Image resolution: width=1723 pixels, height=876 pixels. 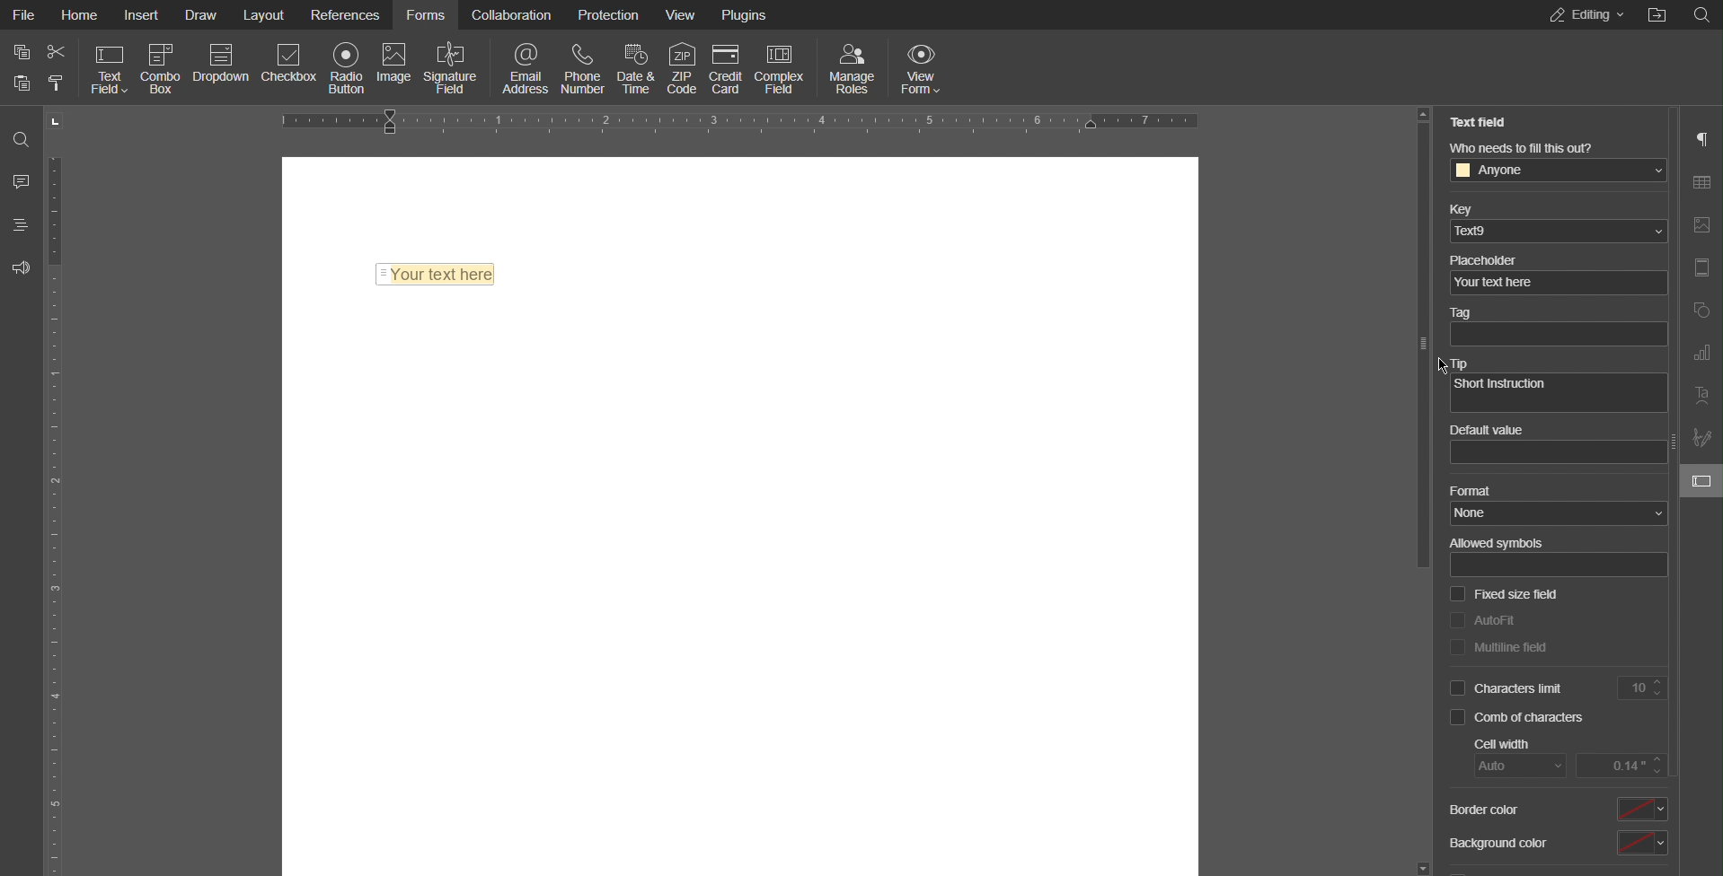 I want to click on Text Field Settings, so click(x=1701, y=480).